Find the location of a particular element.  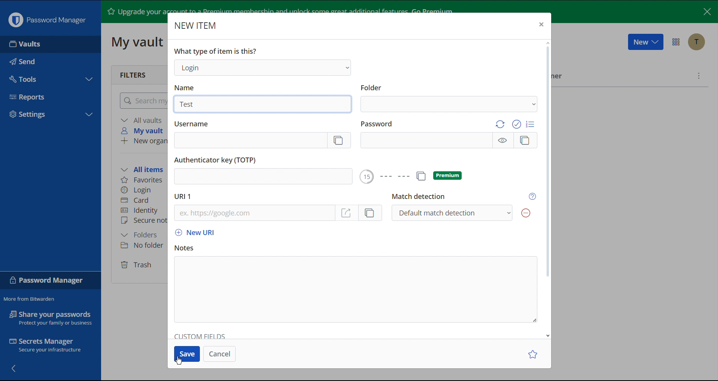

Close is located at coordinates (543, 26).